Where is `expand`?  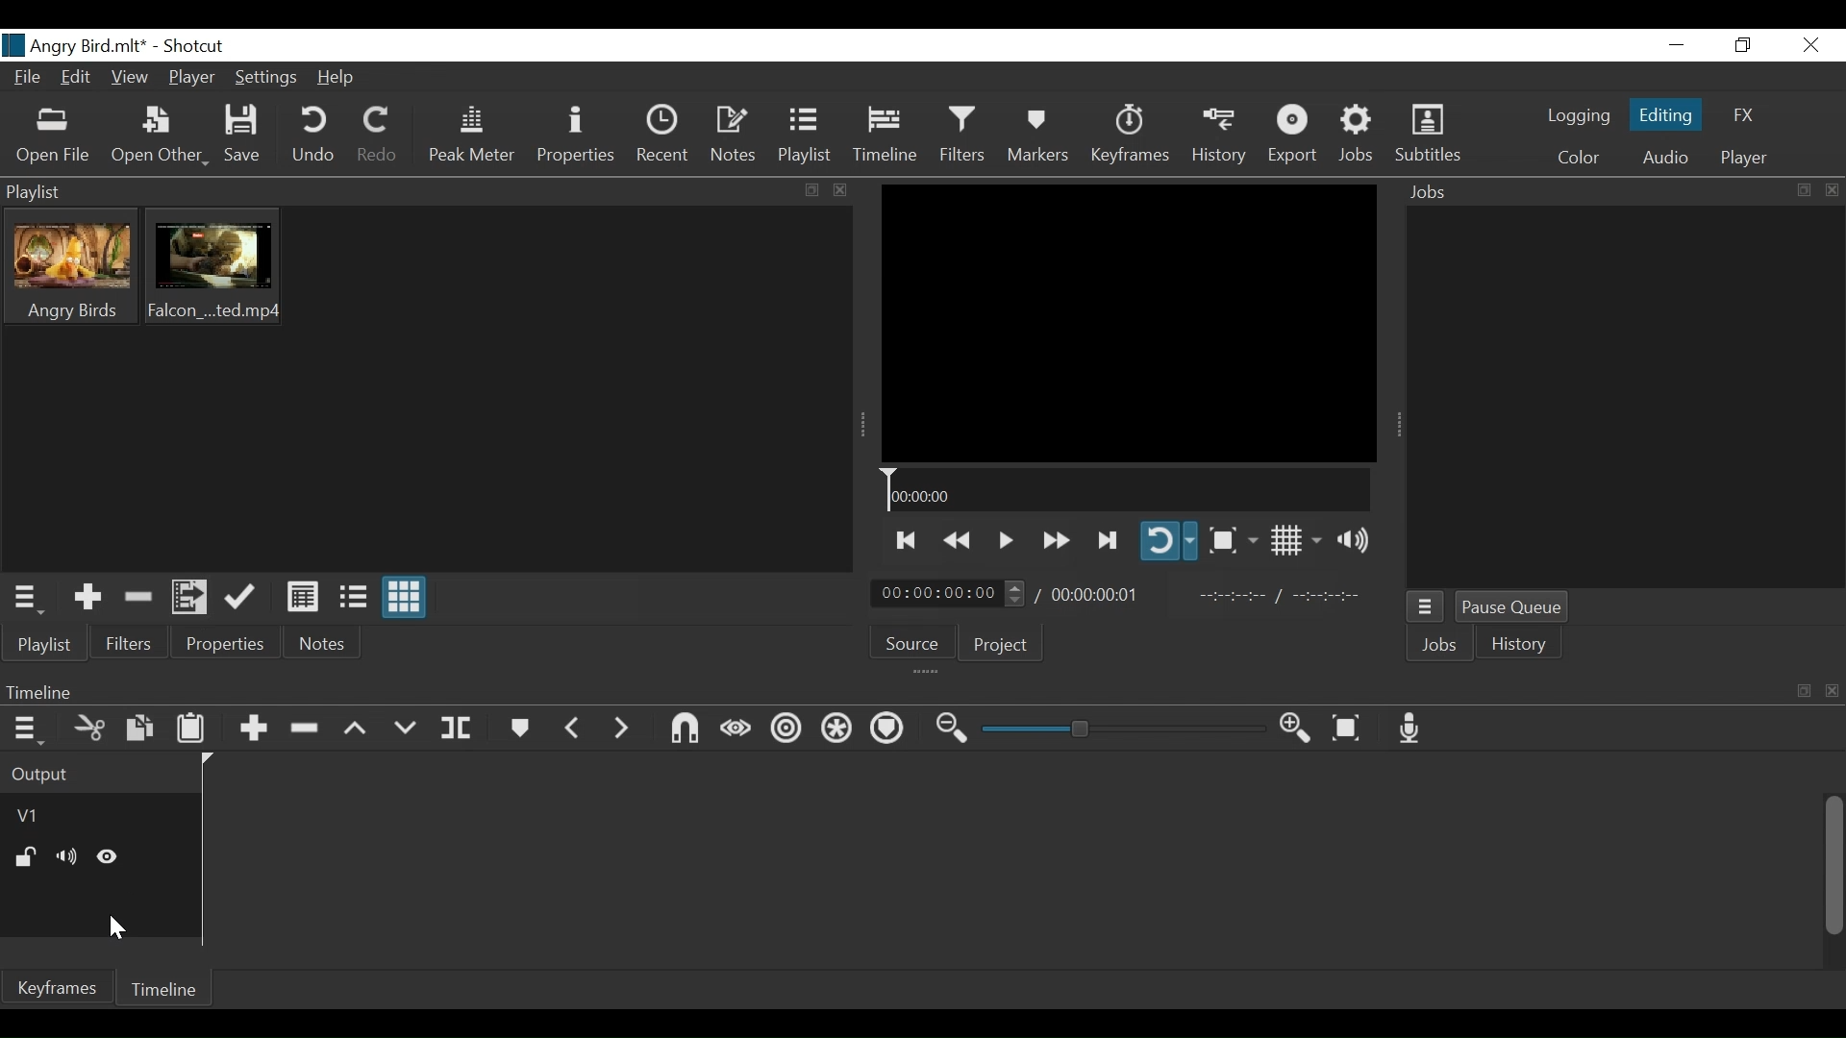 expand is located at coordinates (1805, 190).